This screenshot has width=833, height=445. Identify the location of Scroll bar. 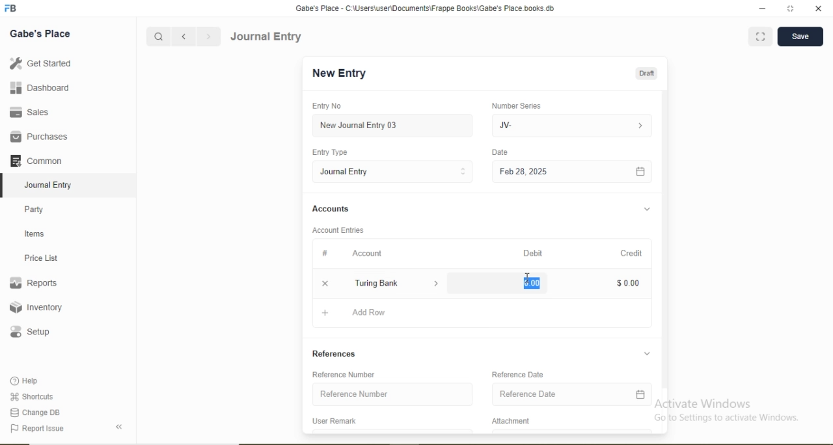
(664, 251).